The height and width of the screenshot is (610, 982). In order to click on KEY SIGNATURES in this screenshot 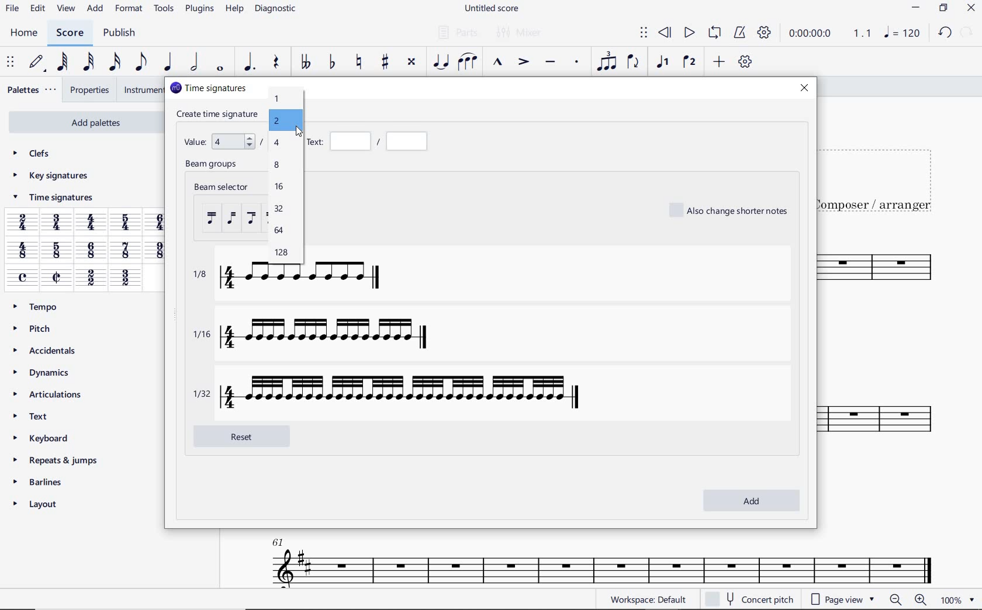, I will do `click(50, 176)`.